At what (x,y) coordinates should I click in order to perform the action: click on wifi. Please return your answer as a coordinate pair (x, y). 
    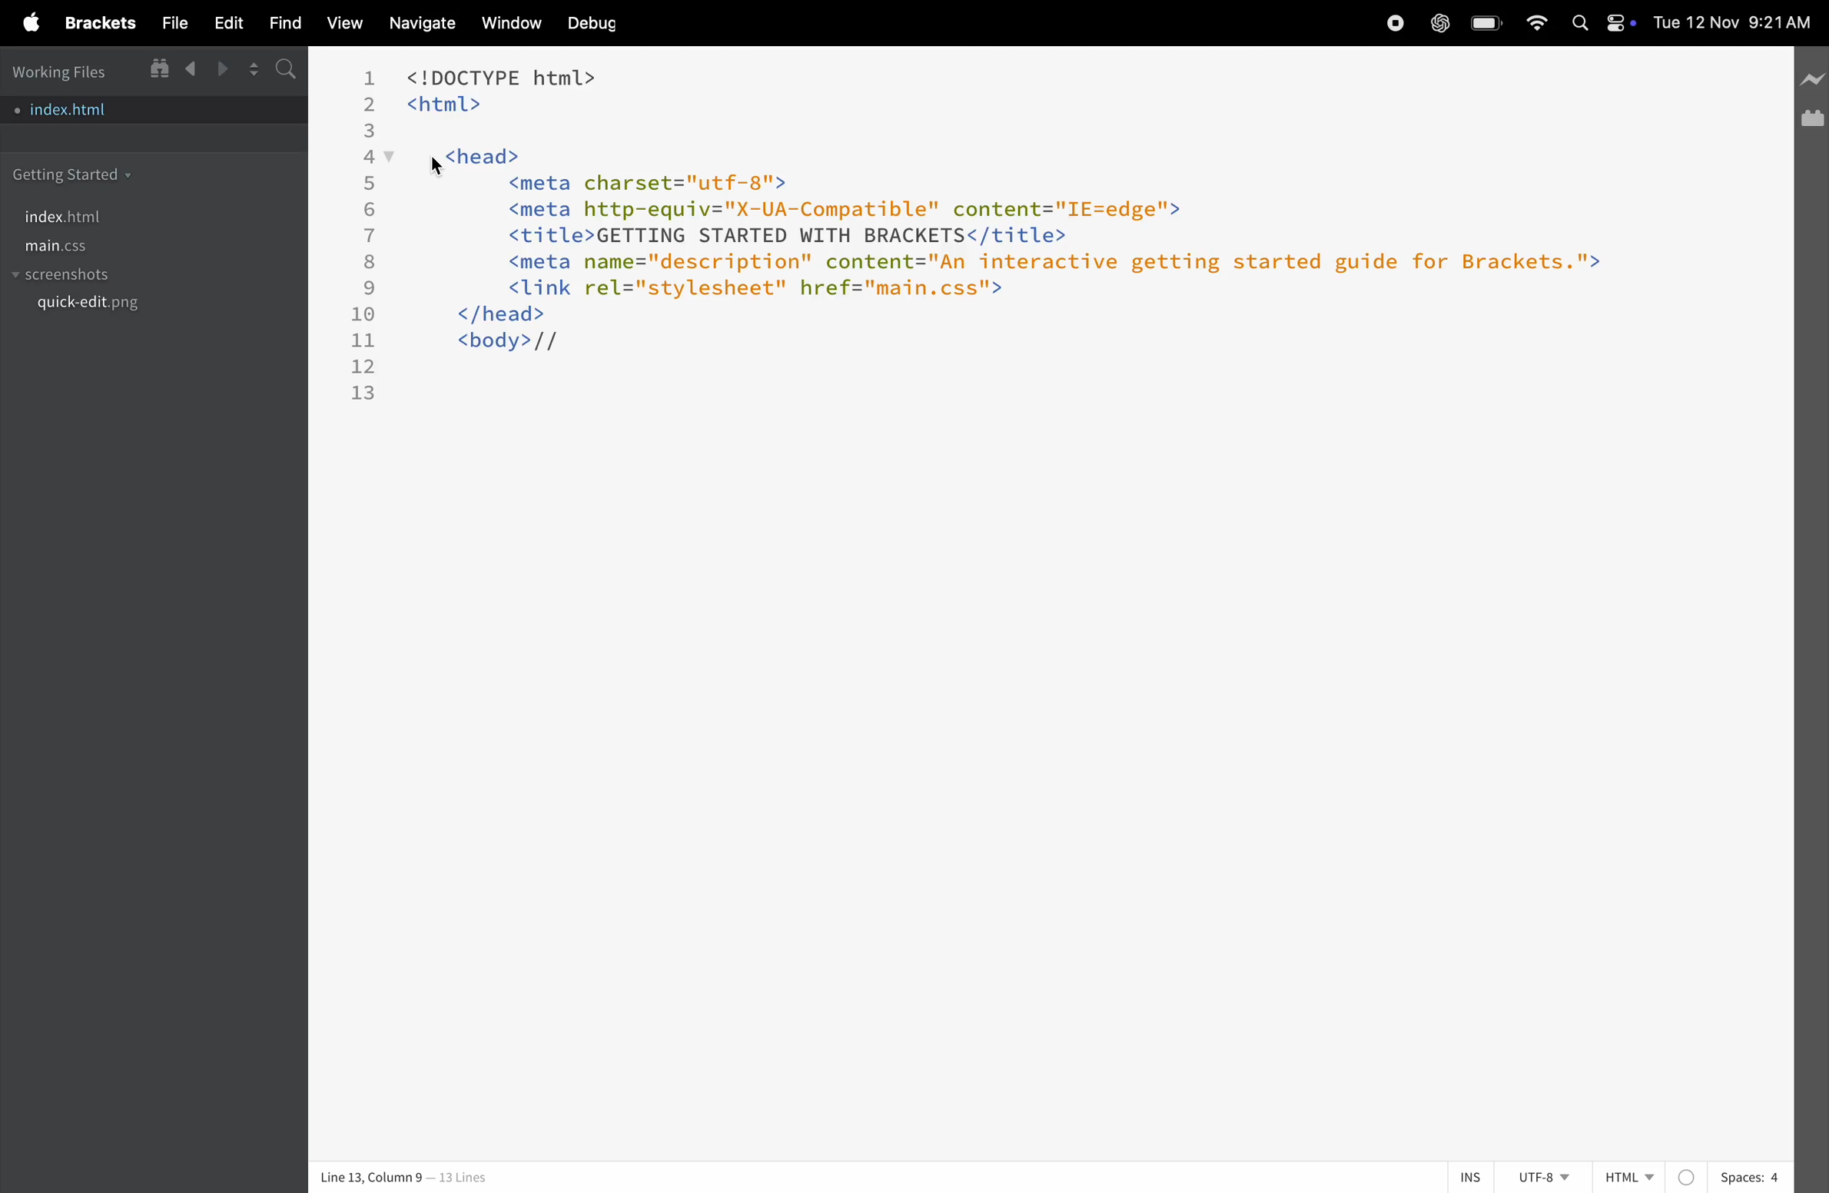
    Looking at the image, I should click on (1533, 21).